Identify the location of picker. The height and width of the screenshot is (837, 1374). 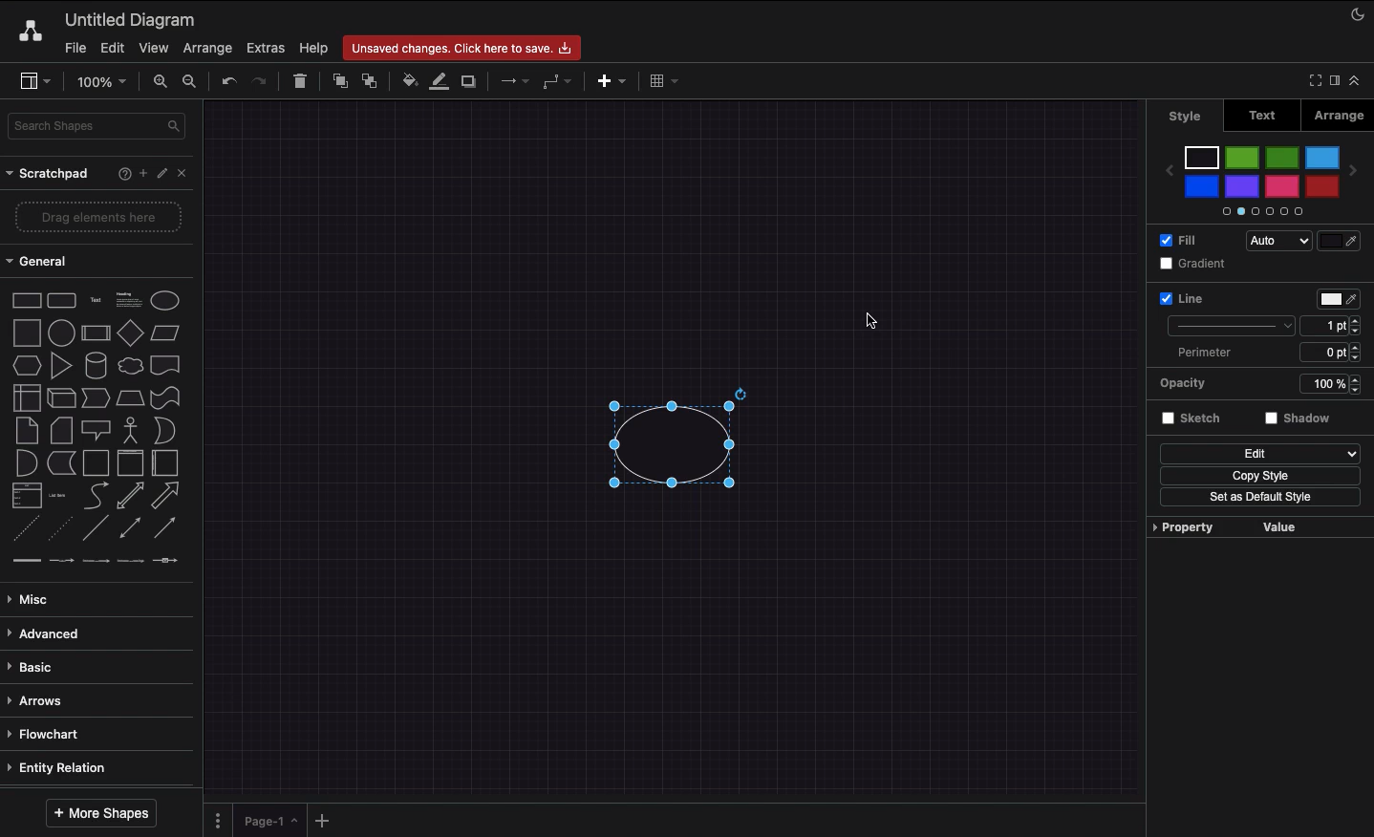
(1341, 294).